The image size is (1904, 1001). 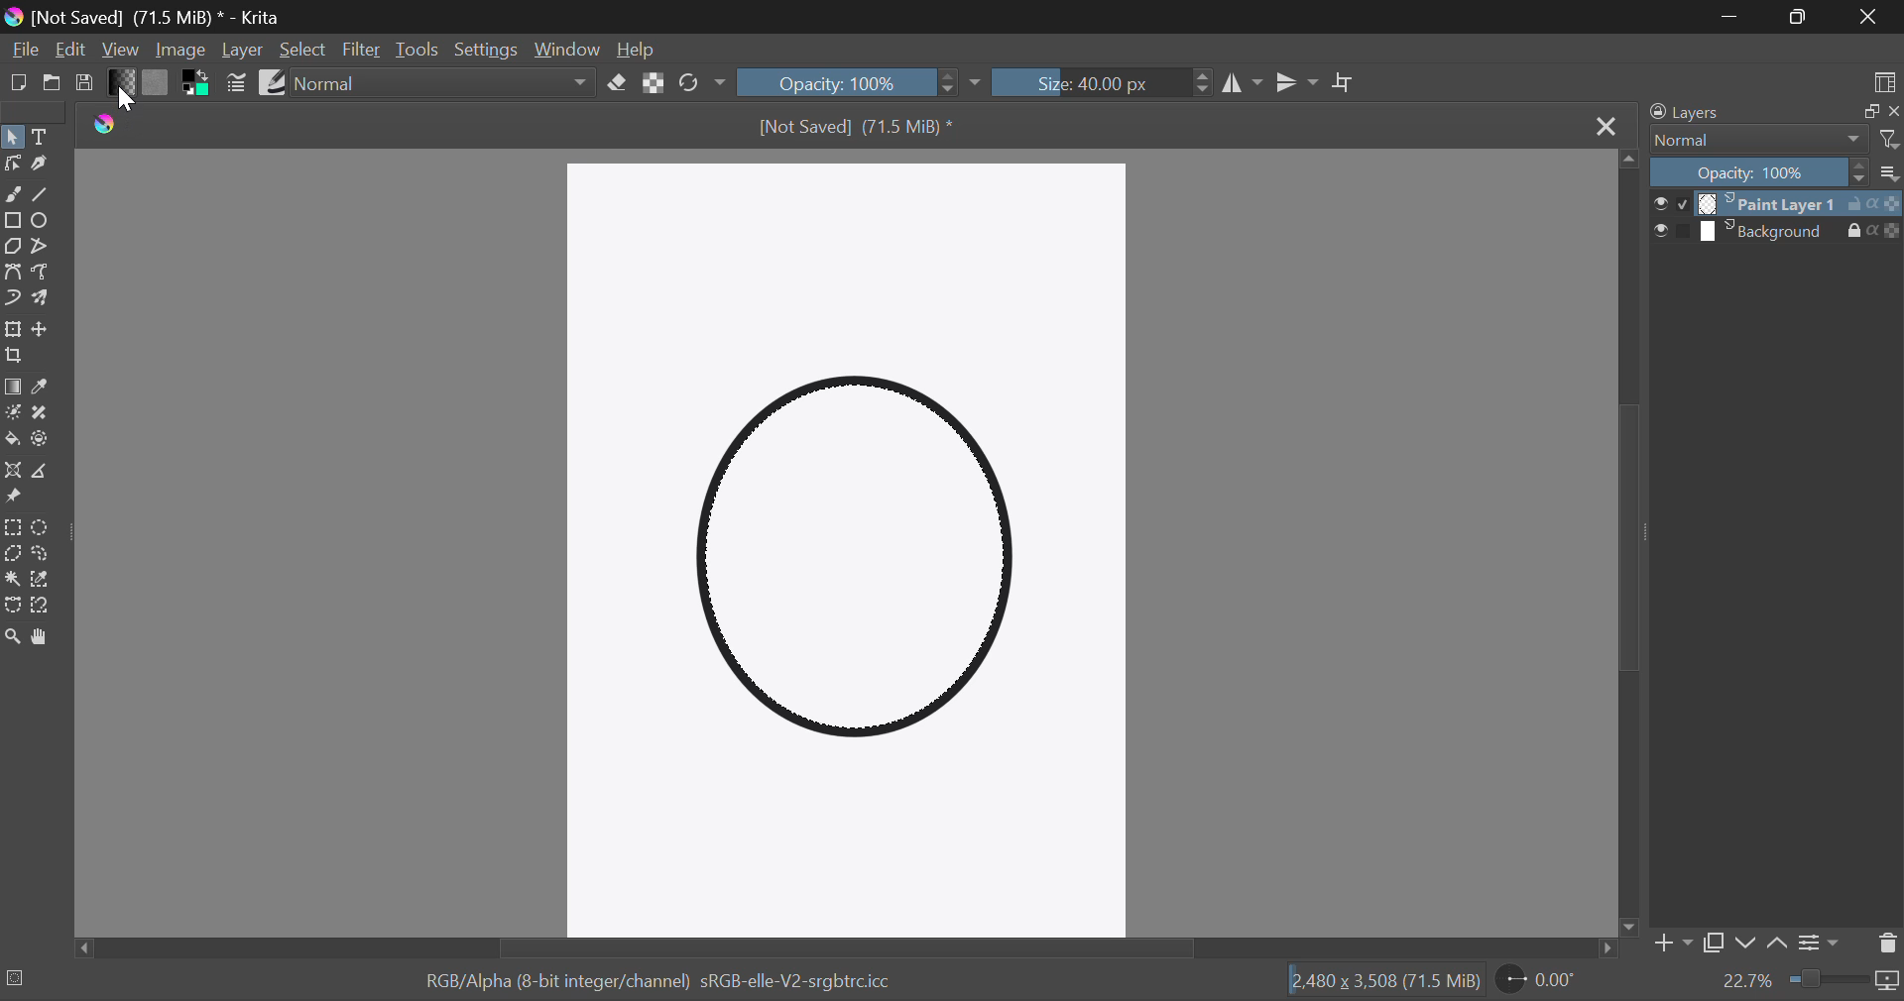 What do you see at coordinates (43, 300) in the screenshot?
I see `Multibrush` at bounding box center [43, 300].